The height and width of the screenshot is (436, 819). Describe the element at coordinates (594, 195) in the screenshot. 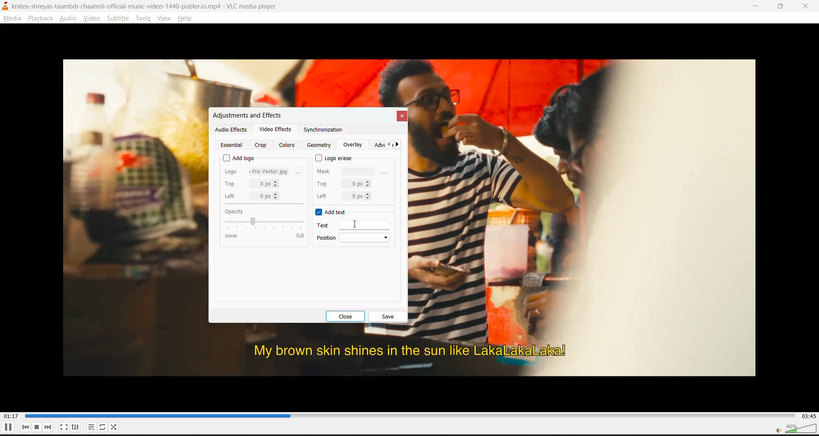

I see `Image of a man eating` at that location.